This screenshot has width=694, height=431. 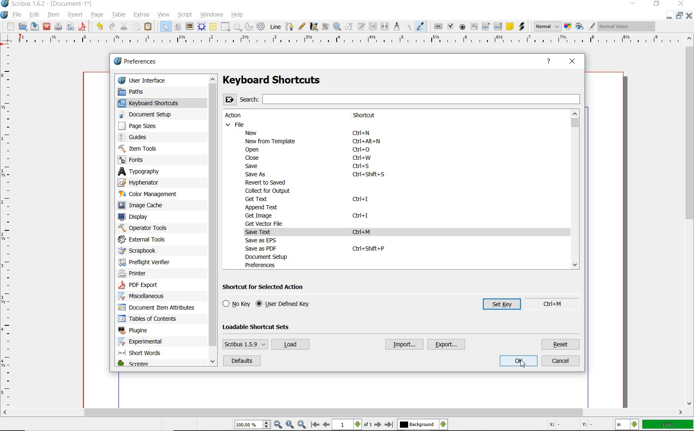 I want to click on document item attributes, so click(x=159, y=308).